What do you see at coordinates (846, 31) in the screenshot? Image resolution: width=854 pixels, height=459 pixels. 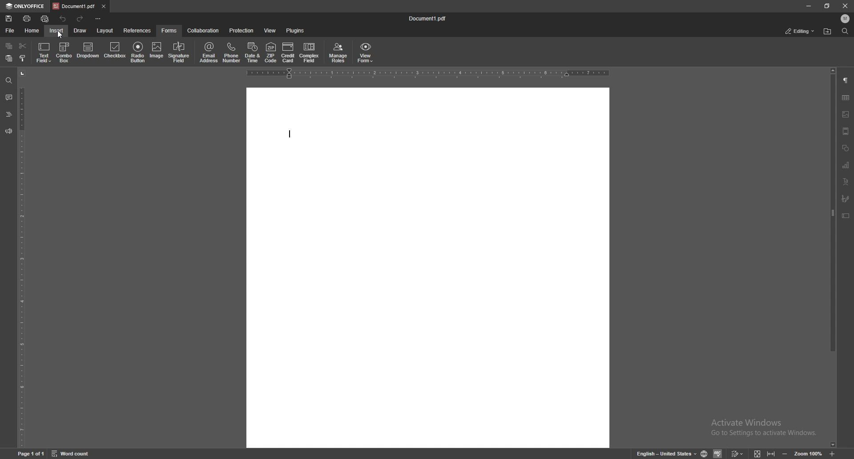 I see `find` at bounding box center [846, 31].